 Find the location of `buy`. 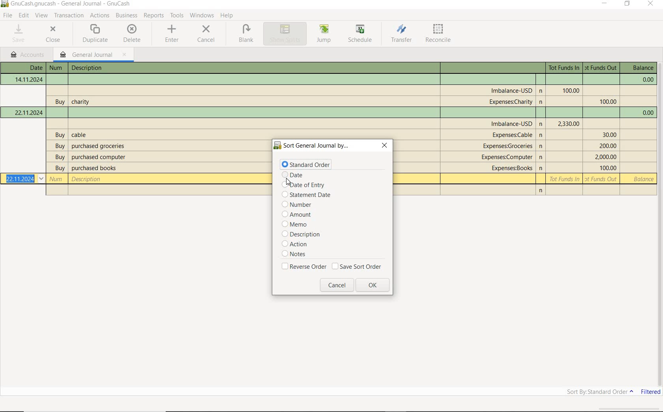

buy is located at coordinates (60, 136).